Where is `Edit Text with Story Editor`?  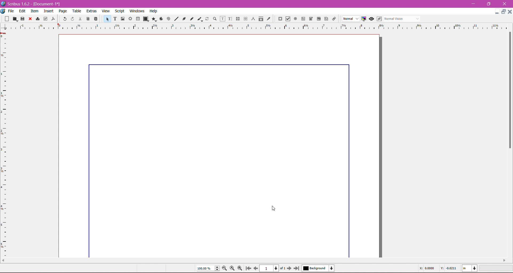 Edit Text with Story Editor is located at coordinates (230, 19).